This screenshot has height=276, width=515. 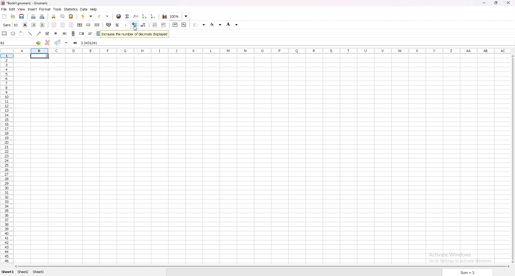 I want to click on open, so click(x=13, y=16).